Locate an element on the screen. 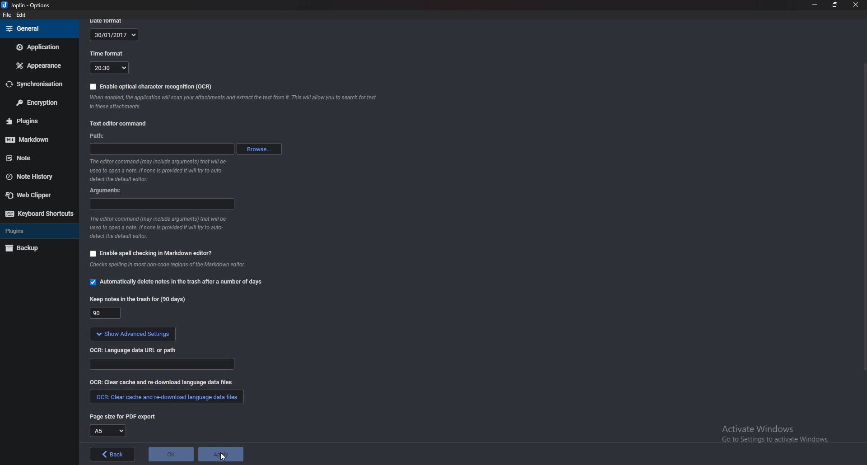  30/01/2017 is located at coordinates (114, 35).